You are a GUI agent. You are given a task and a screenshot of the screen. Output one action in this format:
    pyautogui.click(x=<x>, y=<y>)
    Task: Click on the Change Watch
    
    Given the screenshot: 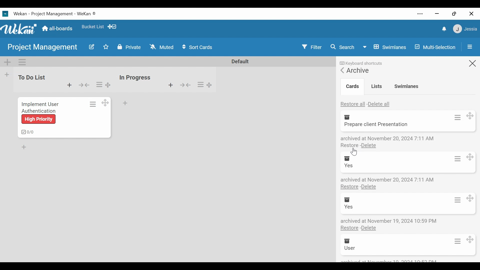 What is the action you would take?
    pyautogui.click(x=162, y=46)
    